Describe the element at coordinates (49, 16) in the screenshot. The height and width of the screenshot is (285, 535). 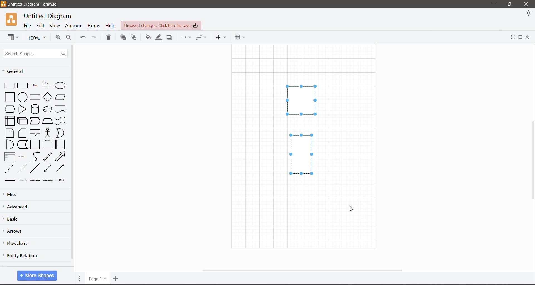
I see `` at that location.